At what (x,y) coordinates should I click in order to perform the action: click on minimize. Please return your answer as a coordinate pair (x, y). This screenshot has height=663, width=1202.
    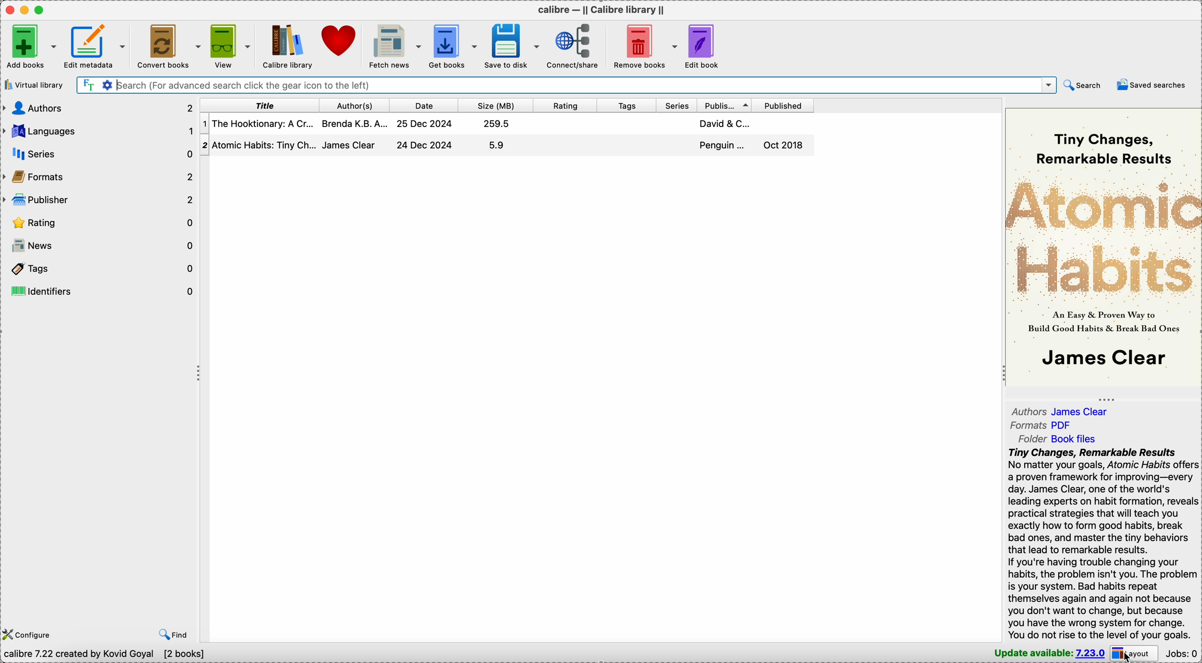
    Looking at the image, I should click on (27, 10).